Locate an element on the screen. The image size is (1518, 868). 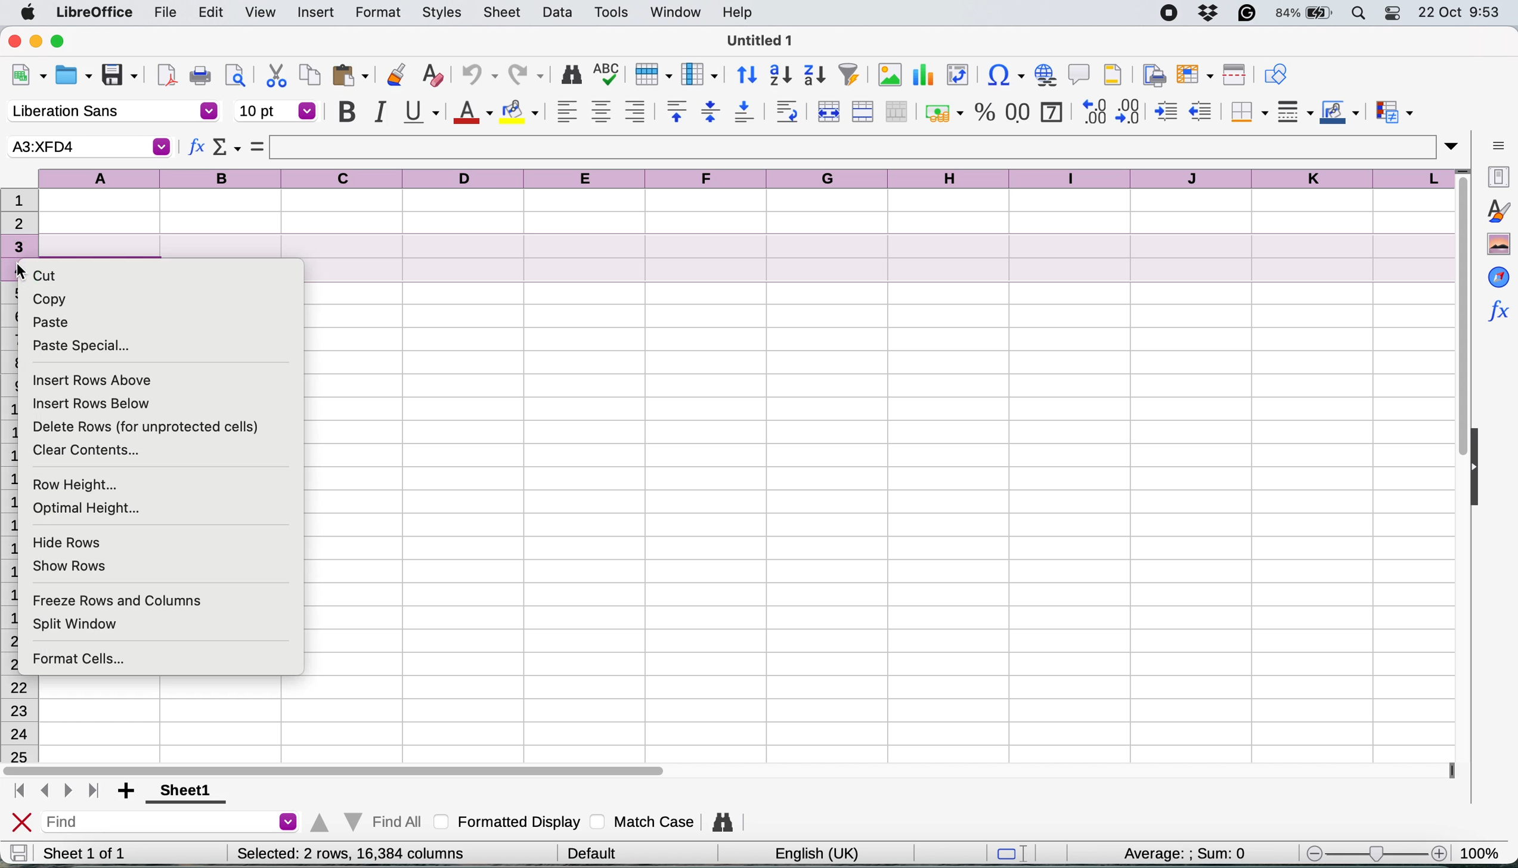
show draw functions is located at coordinates (1275, 73).